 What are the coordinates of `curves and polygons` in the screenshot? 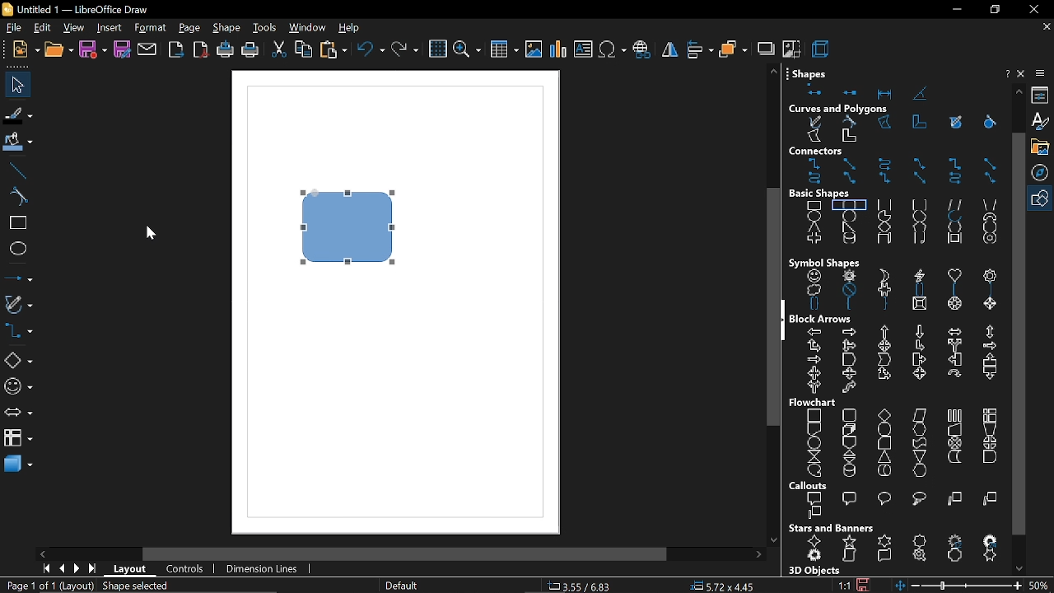 It's located at (839, 110).